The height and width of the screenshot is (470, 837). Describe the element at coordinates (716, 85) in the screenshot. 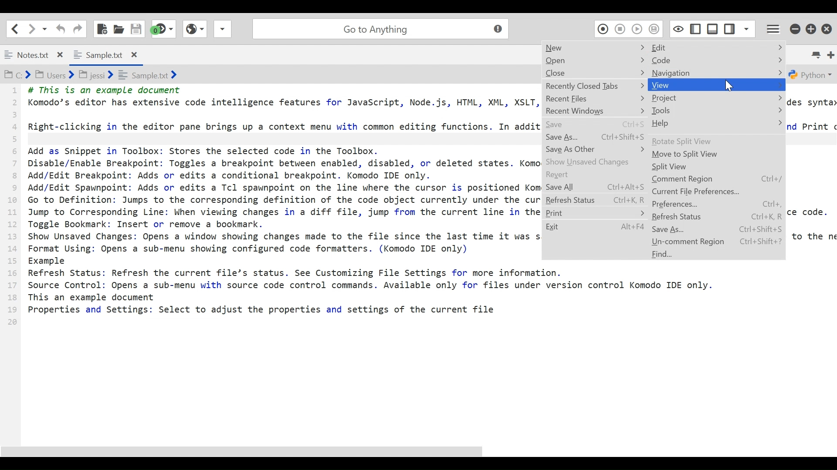

I see `View` at that location.